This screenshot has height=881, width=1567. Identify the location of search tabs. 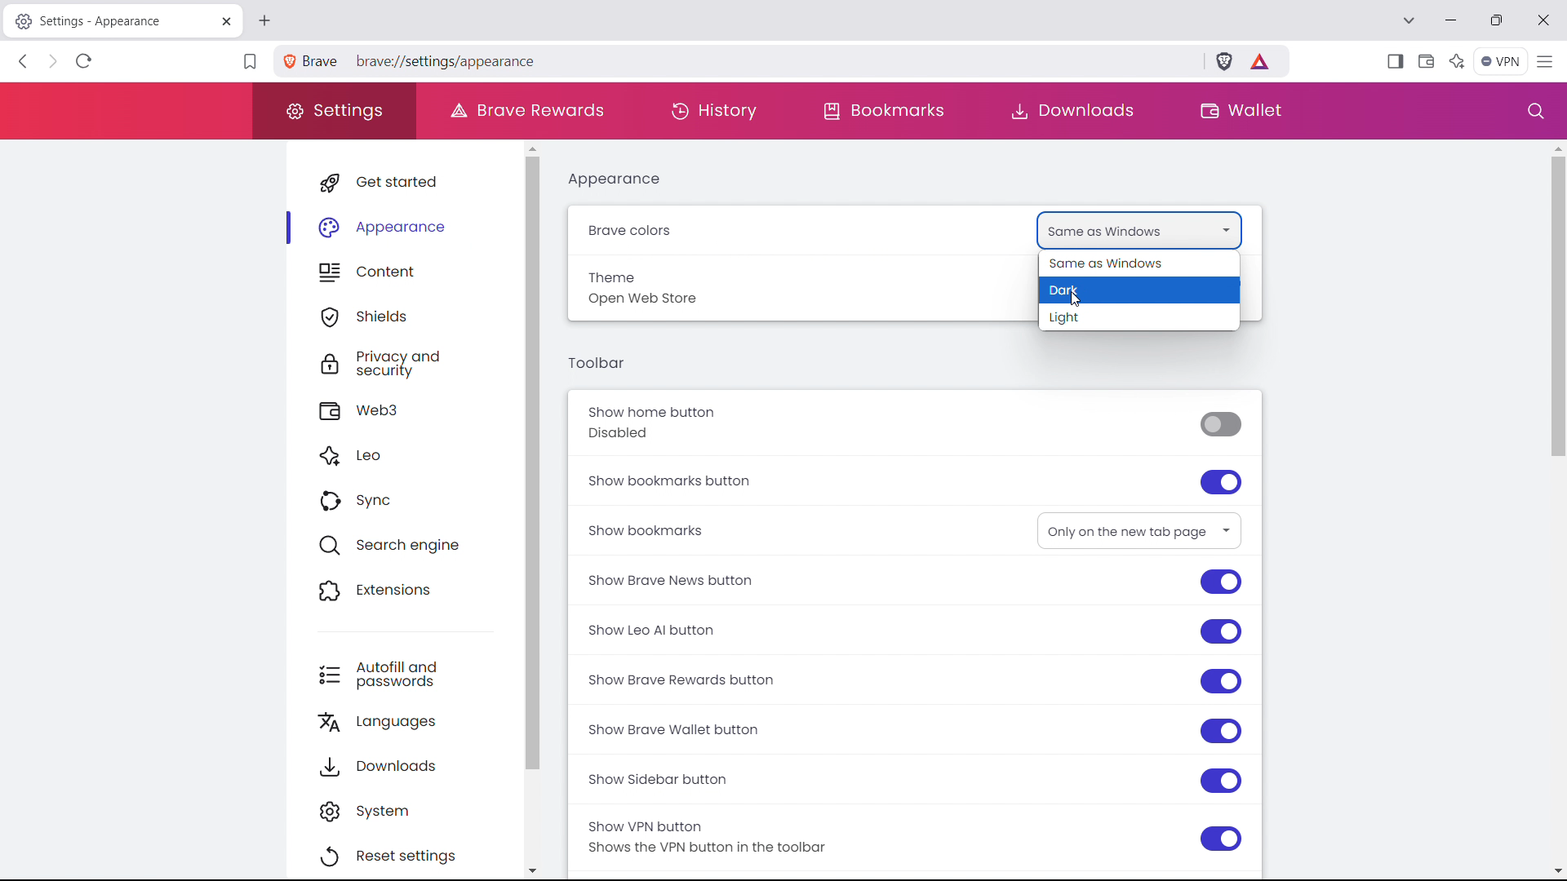
(1409, 20).